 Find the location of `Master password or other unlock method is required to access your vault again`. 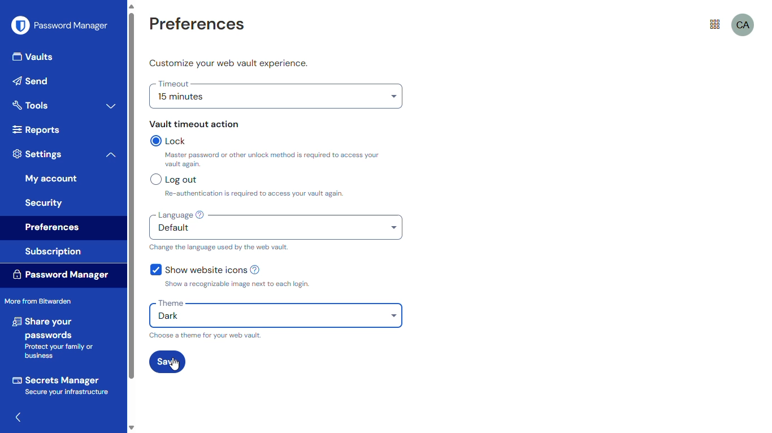

Master password or other unlock method is required to access your vault again is located at coordinates (276, 160).